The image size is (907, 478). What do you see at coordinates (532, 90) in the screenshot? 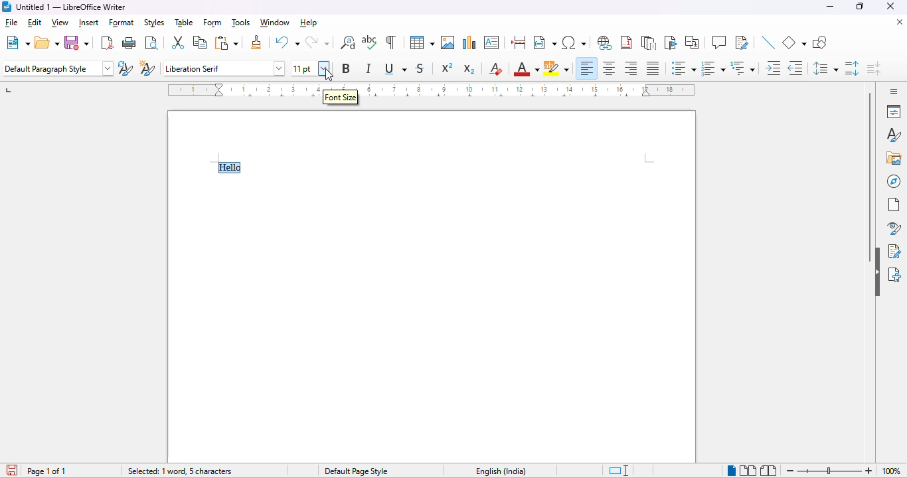
I see `ruler` at bounding box center [532, 90].